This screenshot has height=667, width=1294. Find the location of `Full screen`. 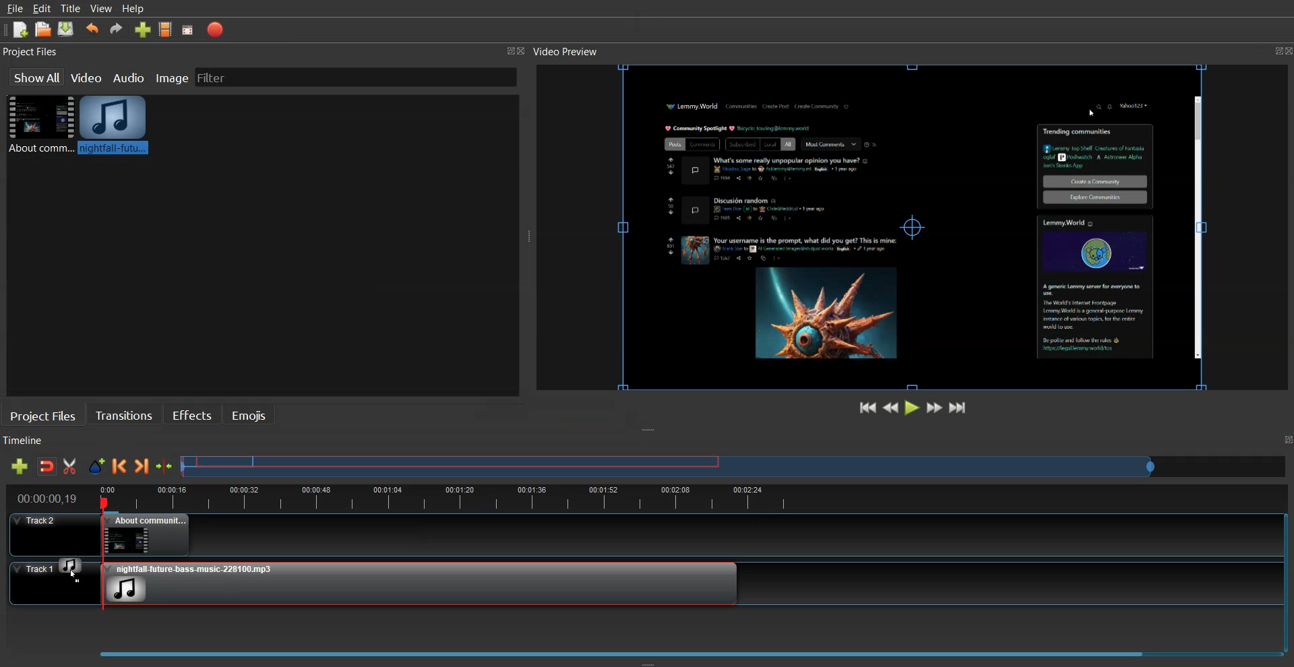

Full screen is located at coordinates (188, 30).